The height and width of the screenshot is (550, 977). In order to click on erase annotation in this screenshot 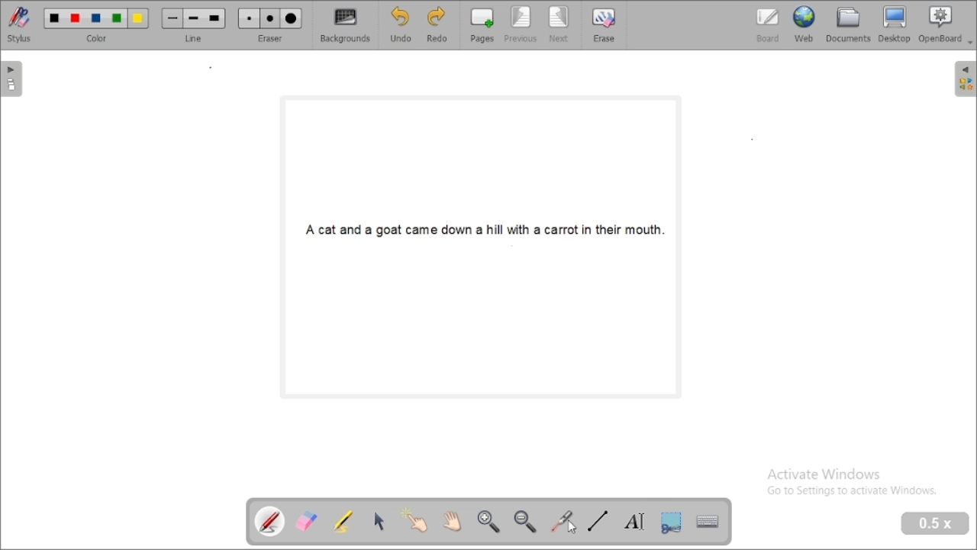, I will do `click(307, 521)`.